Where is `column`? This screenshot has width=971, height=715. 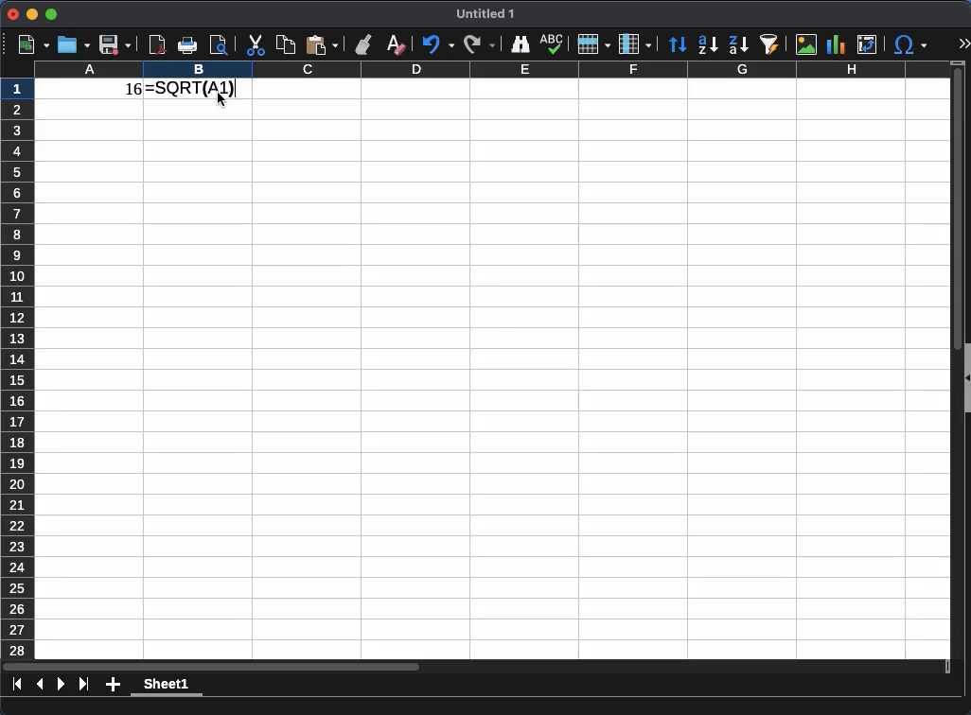 column is located at coordinates (489, 70).